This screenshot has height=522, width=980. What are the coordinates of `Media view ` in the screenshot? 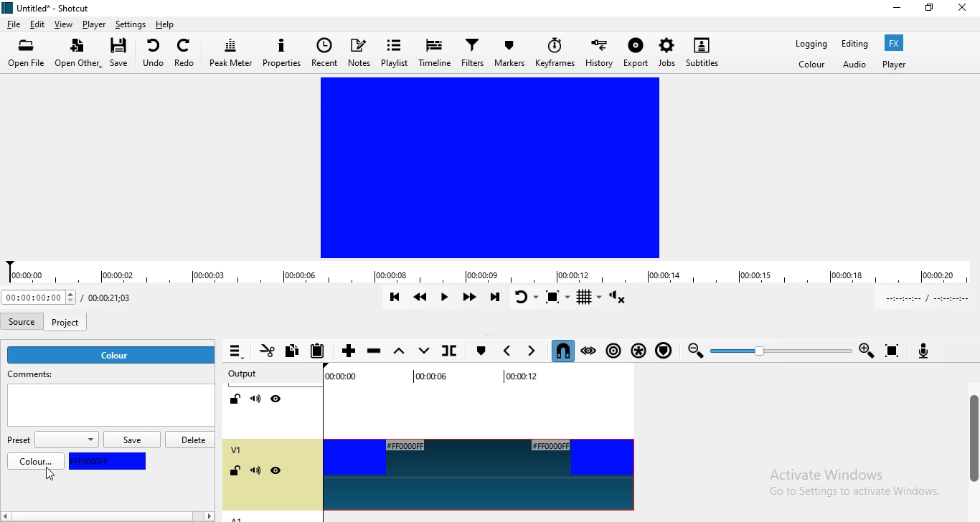 It's located at (488, 168).